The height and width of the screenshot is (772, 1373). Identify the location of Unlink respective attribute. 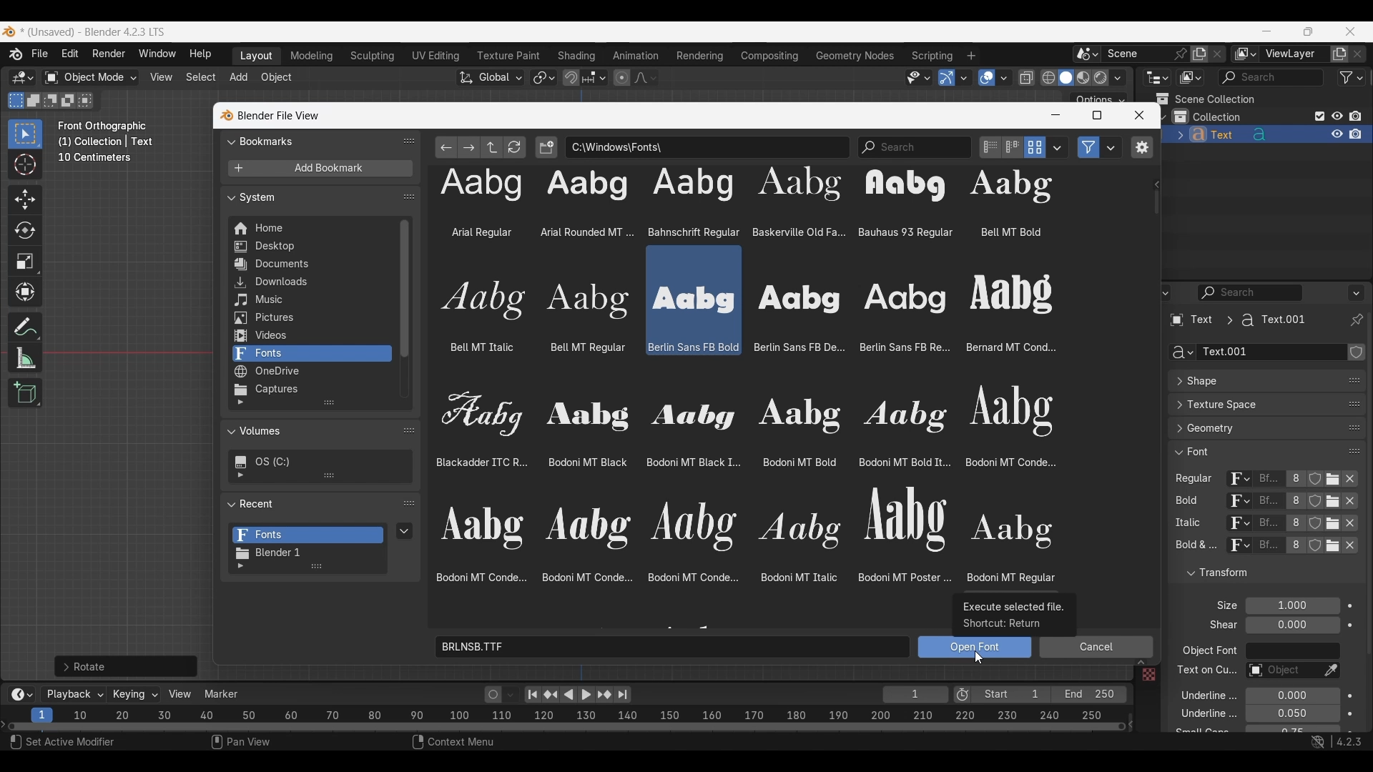
(1354, 480).